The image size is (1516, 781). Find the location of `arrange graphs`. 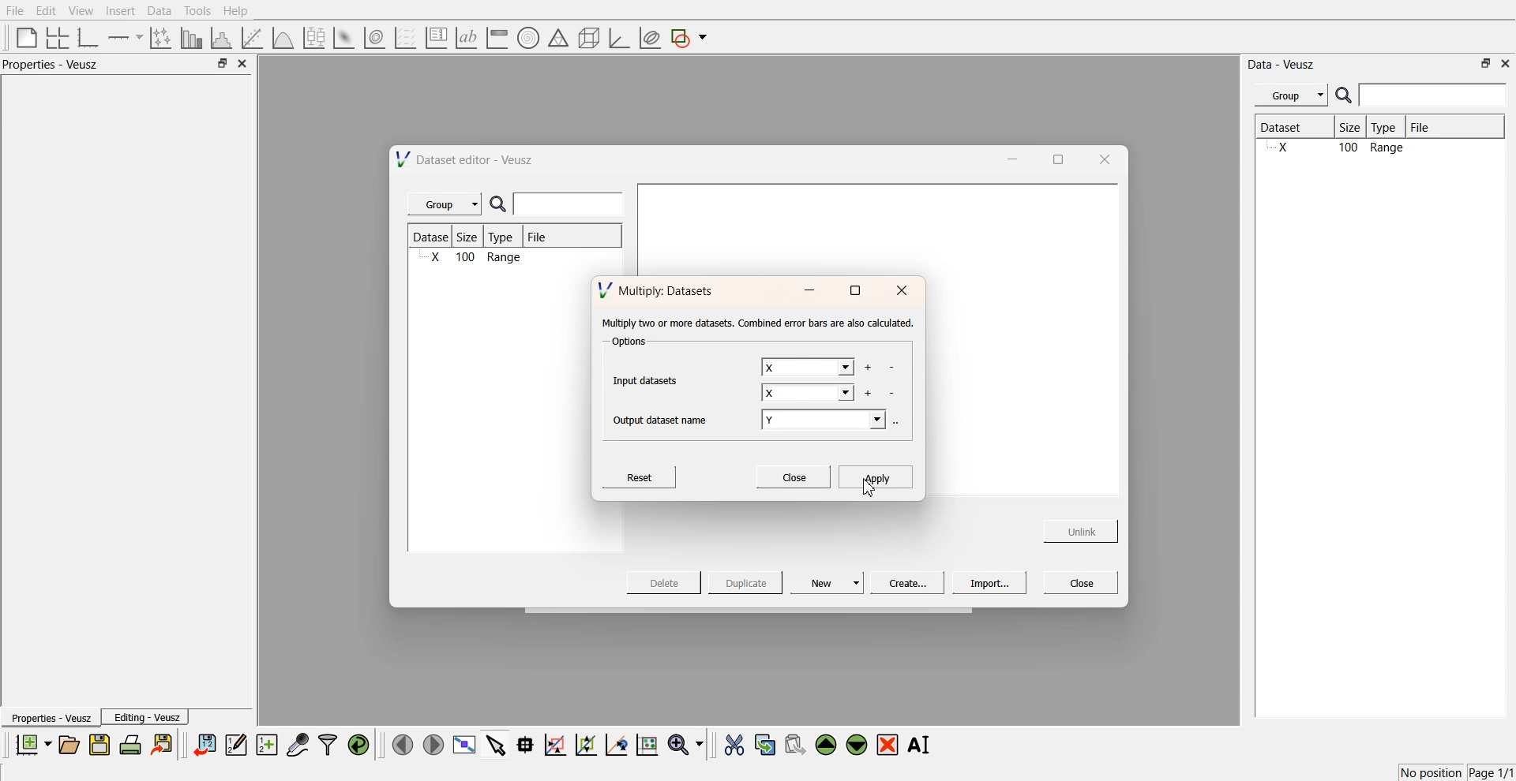

arrange graphs is located at coordinates (54, 37).